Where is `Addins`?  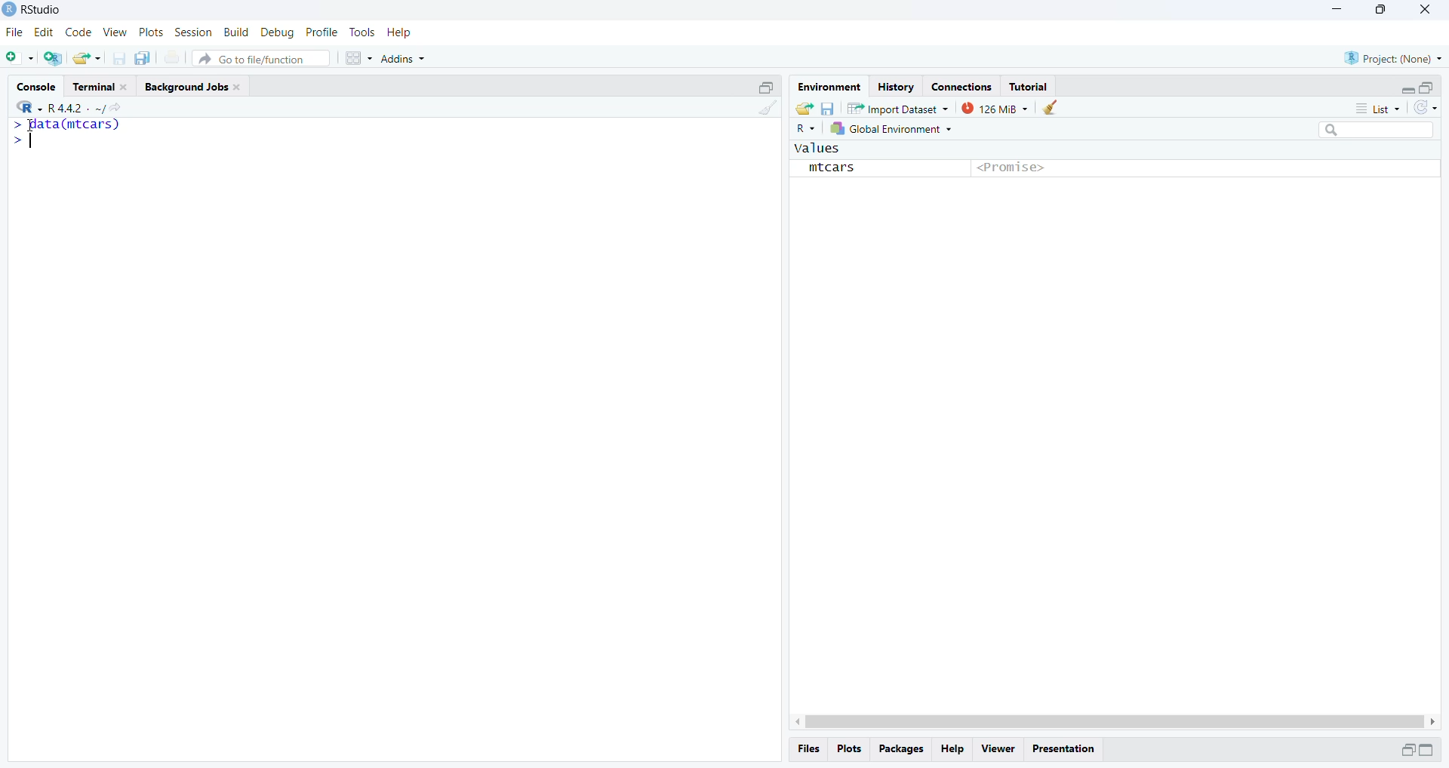 Addins is located at coordinates (403, 59).